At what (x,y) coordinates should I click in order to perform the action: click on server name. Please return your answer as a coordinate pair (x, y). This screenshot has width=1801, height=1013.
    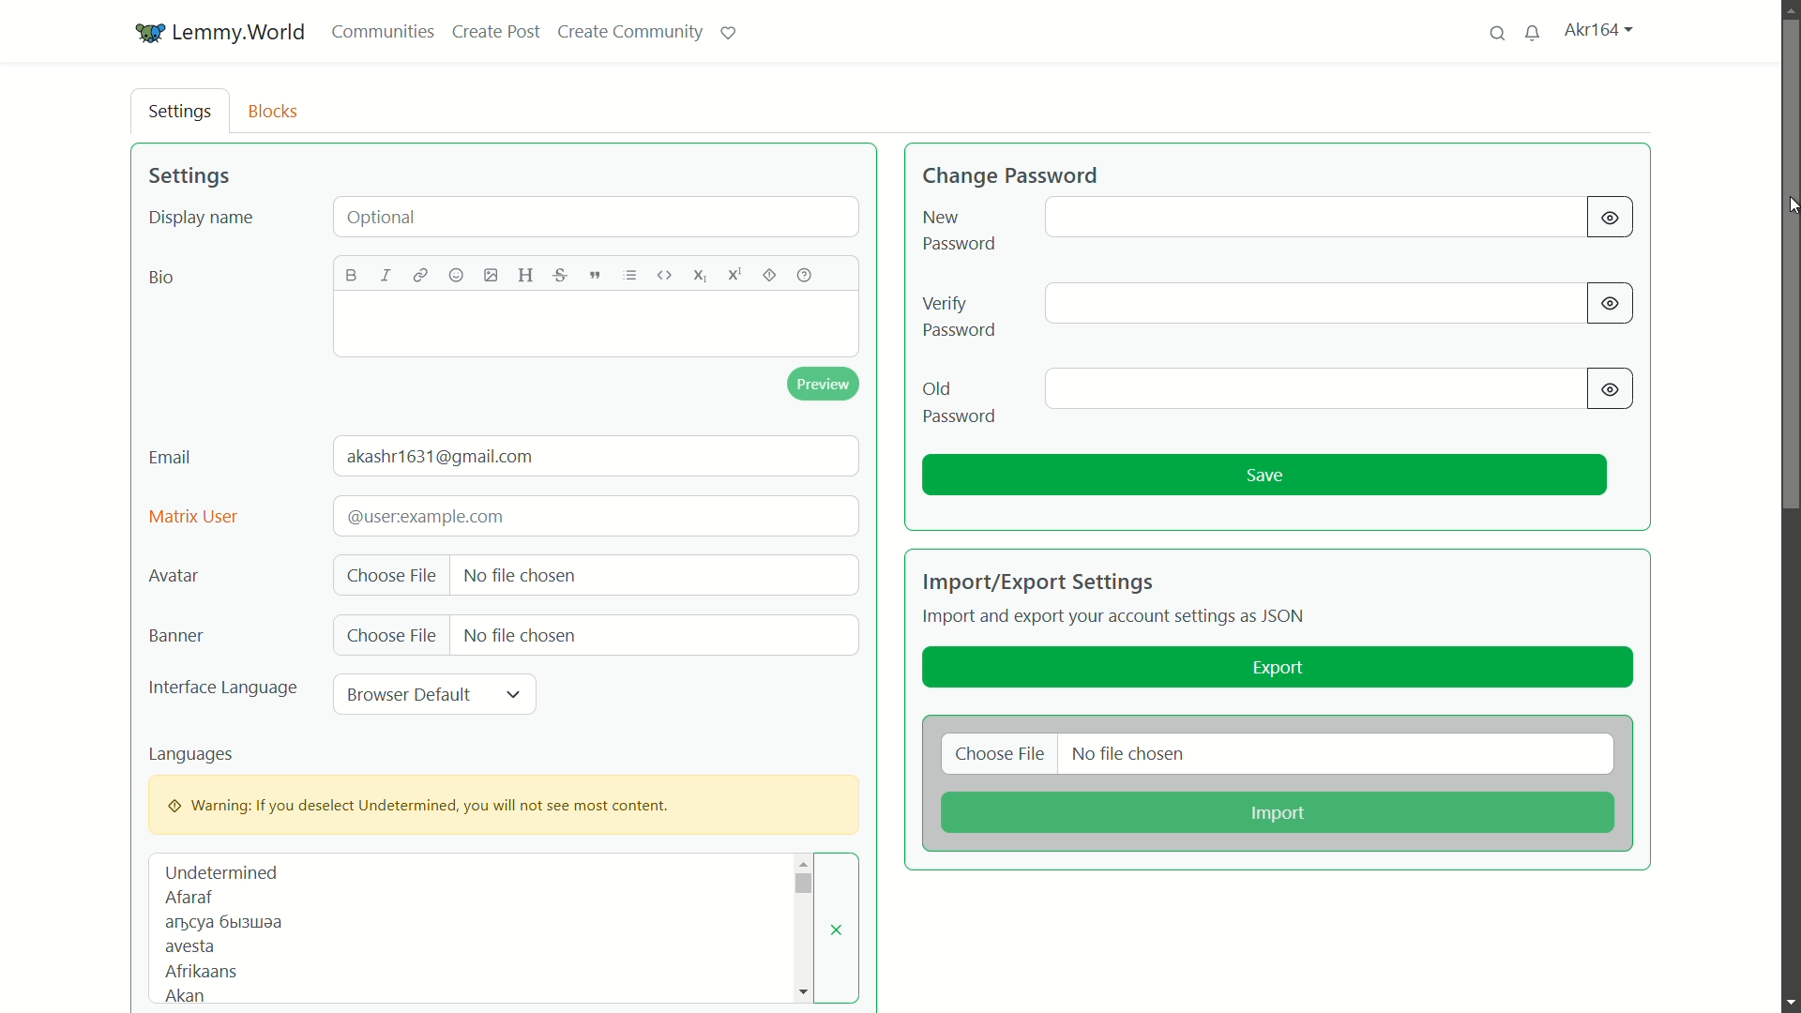
    Looking at the image, I should click on (241, 34).